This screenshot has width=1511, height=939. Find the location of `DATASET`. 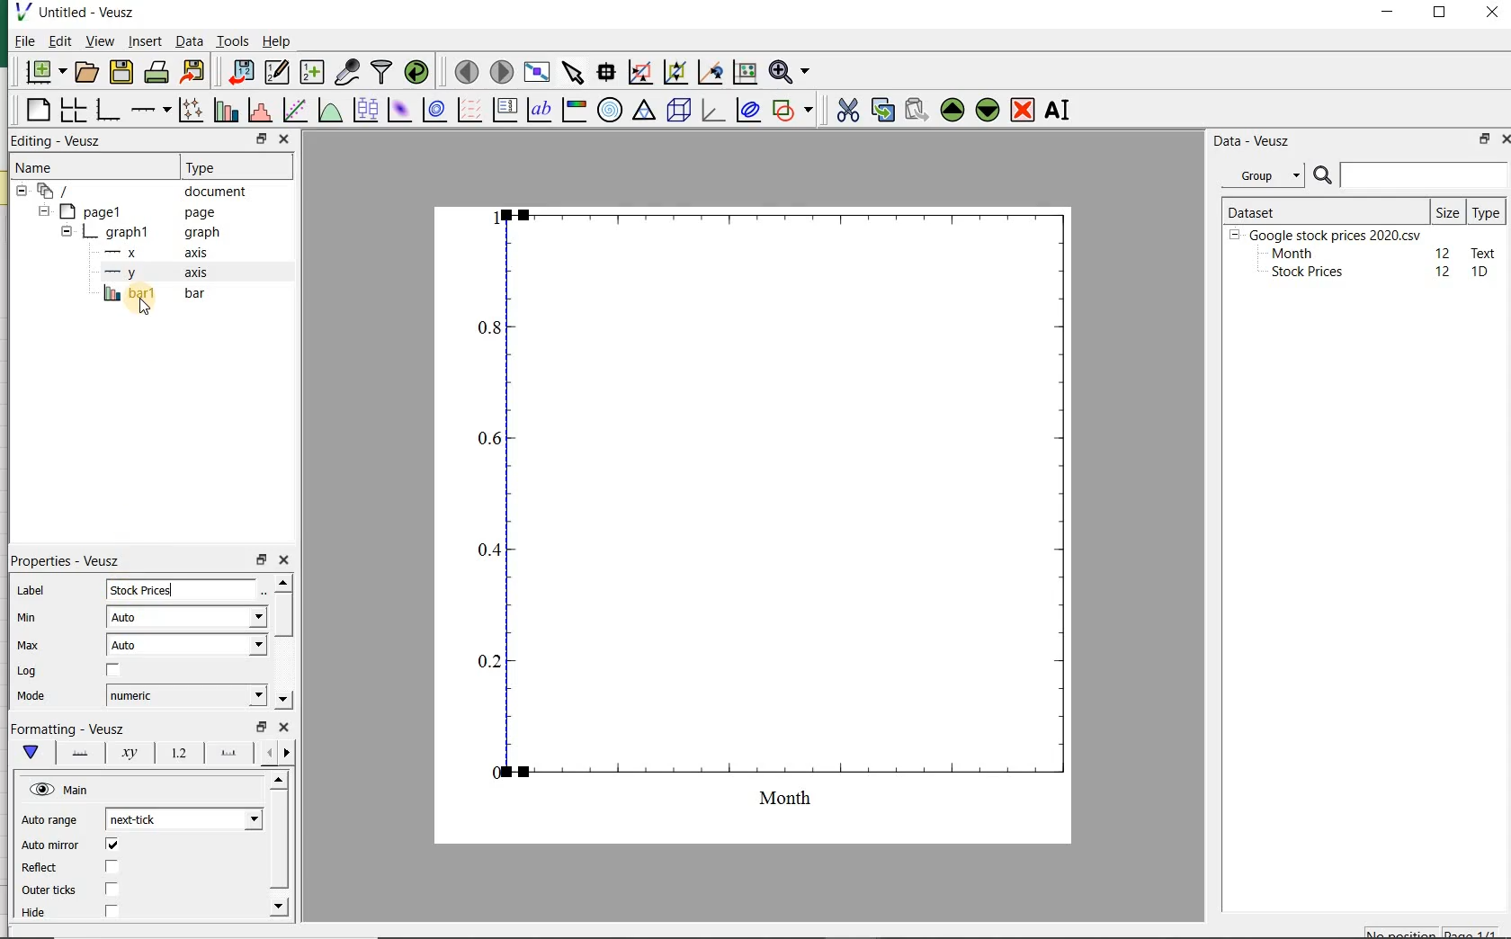

DATASET is located at coordinates (1324, 209).